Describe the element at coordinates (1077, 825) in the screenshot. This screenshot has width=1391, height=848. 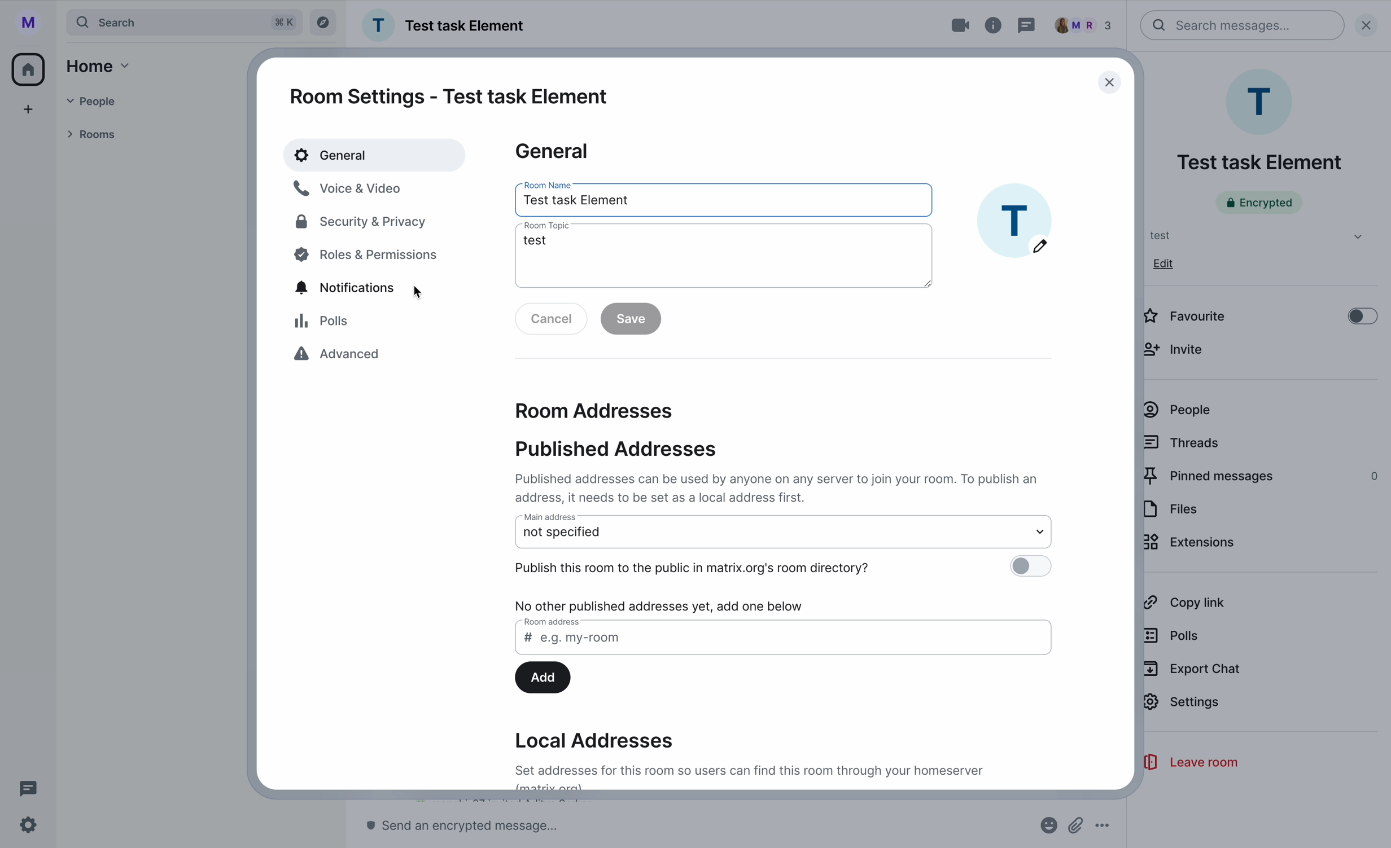
I see `attach file` at that location.